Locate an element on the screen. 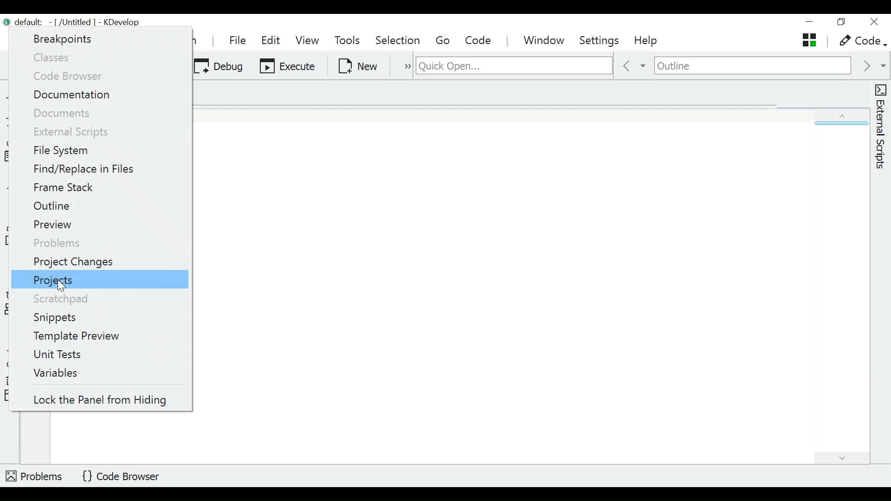 This screenshot has width=891, height=501. search for files, classes, functions and more is located at coordinates (514, 65).